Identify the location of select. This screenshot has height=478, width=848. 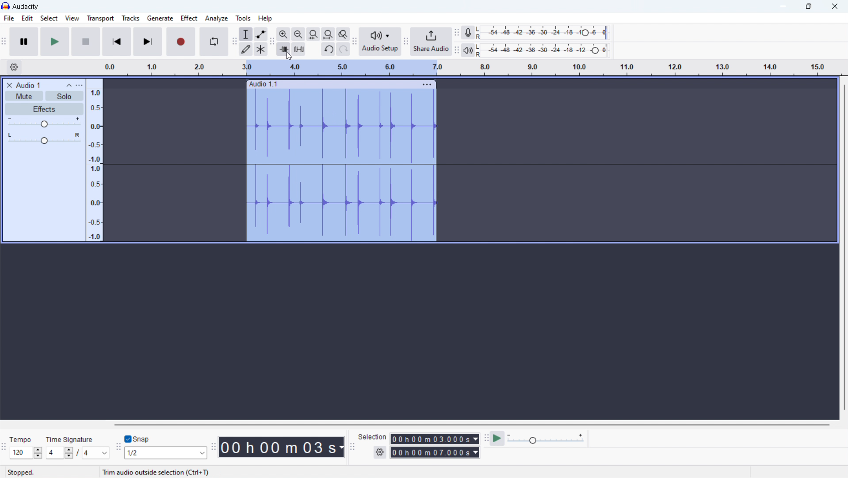
(49, 18).